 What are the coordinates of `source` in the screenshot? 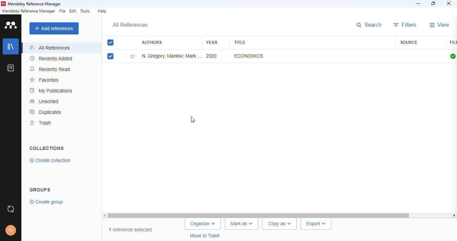 It's located at (409, 43).